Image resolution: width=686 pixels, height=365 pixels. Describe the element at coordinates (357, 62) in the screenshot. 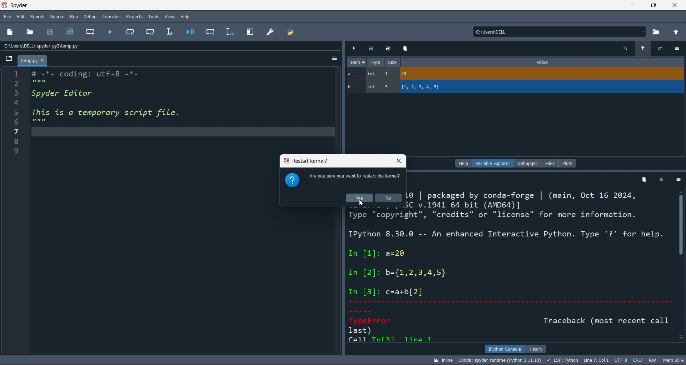

I see `name` at that location.